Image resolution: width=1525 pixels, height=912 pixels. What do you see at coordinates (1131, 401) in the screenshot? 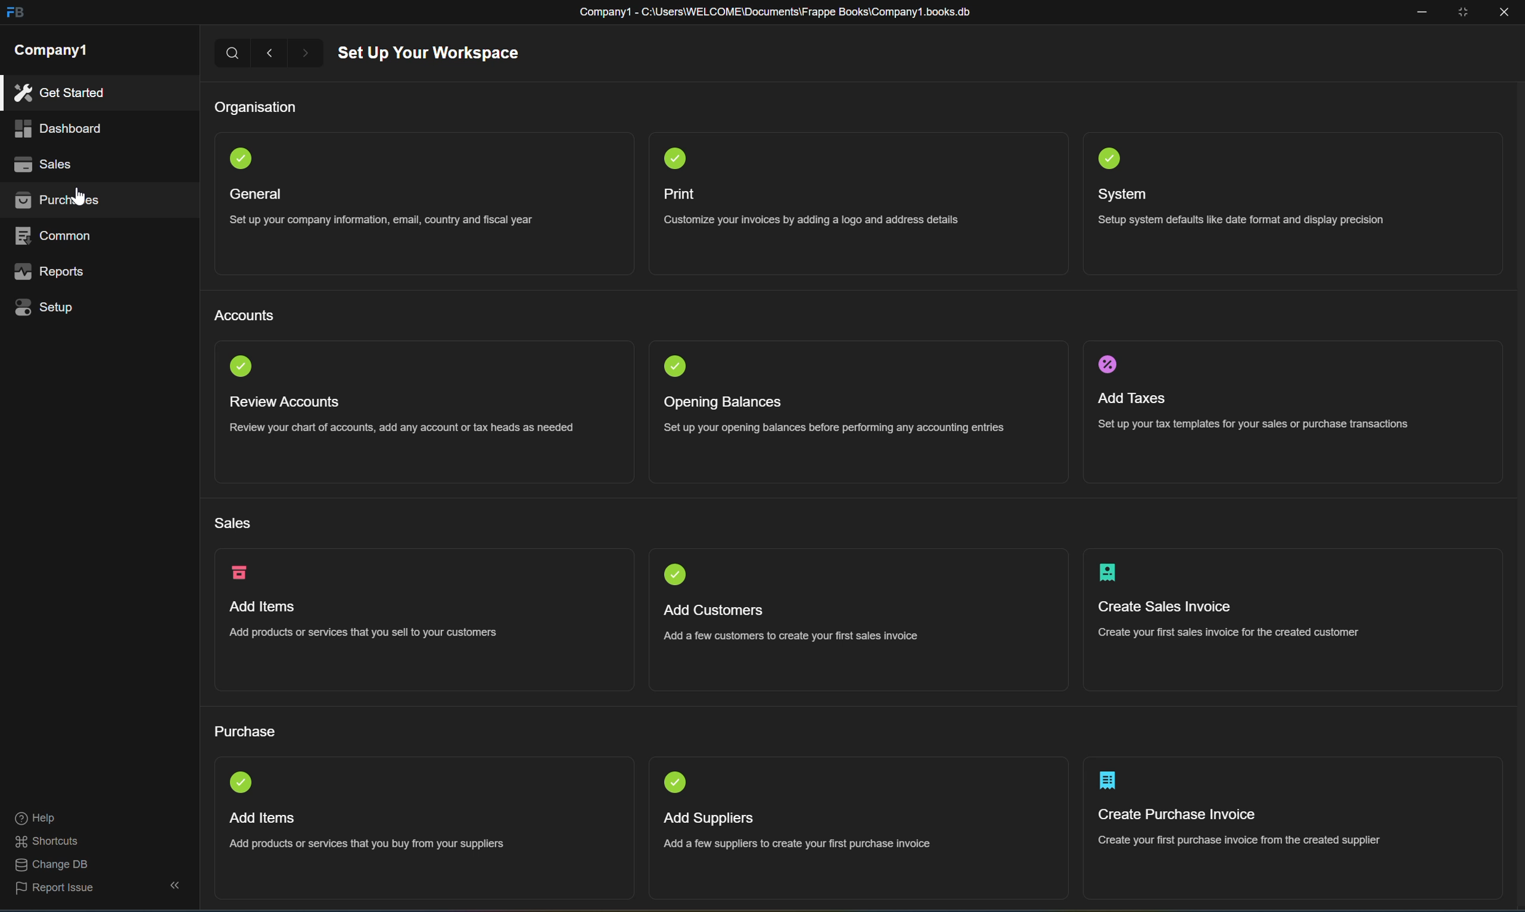
I see `add taxes` at bounding box center [1131, 401].